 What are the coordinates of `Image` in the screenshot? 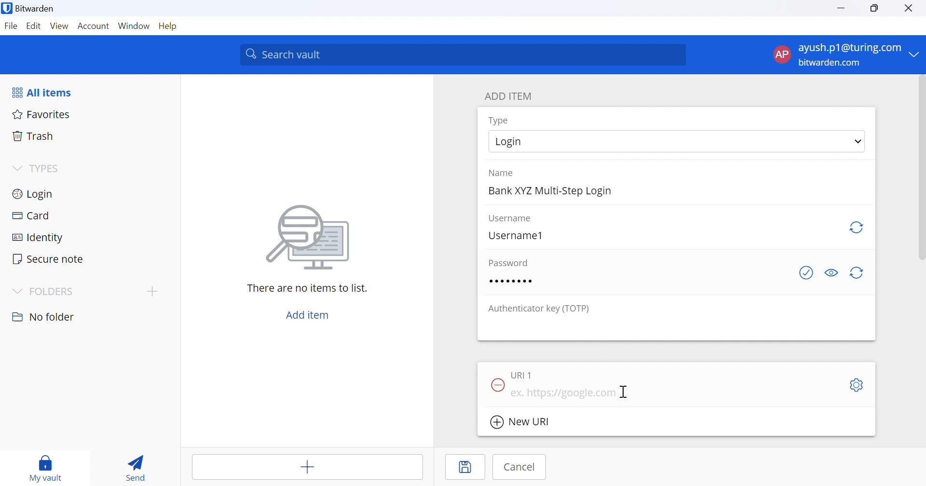 It's located at (309, 238).